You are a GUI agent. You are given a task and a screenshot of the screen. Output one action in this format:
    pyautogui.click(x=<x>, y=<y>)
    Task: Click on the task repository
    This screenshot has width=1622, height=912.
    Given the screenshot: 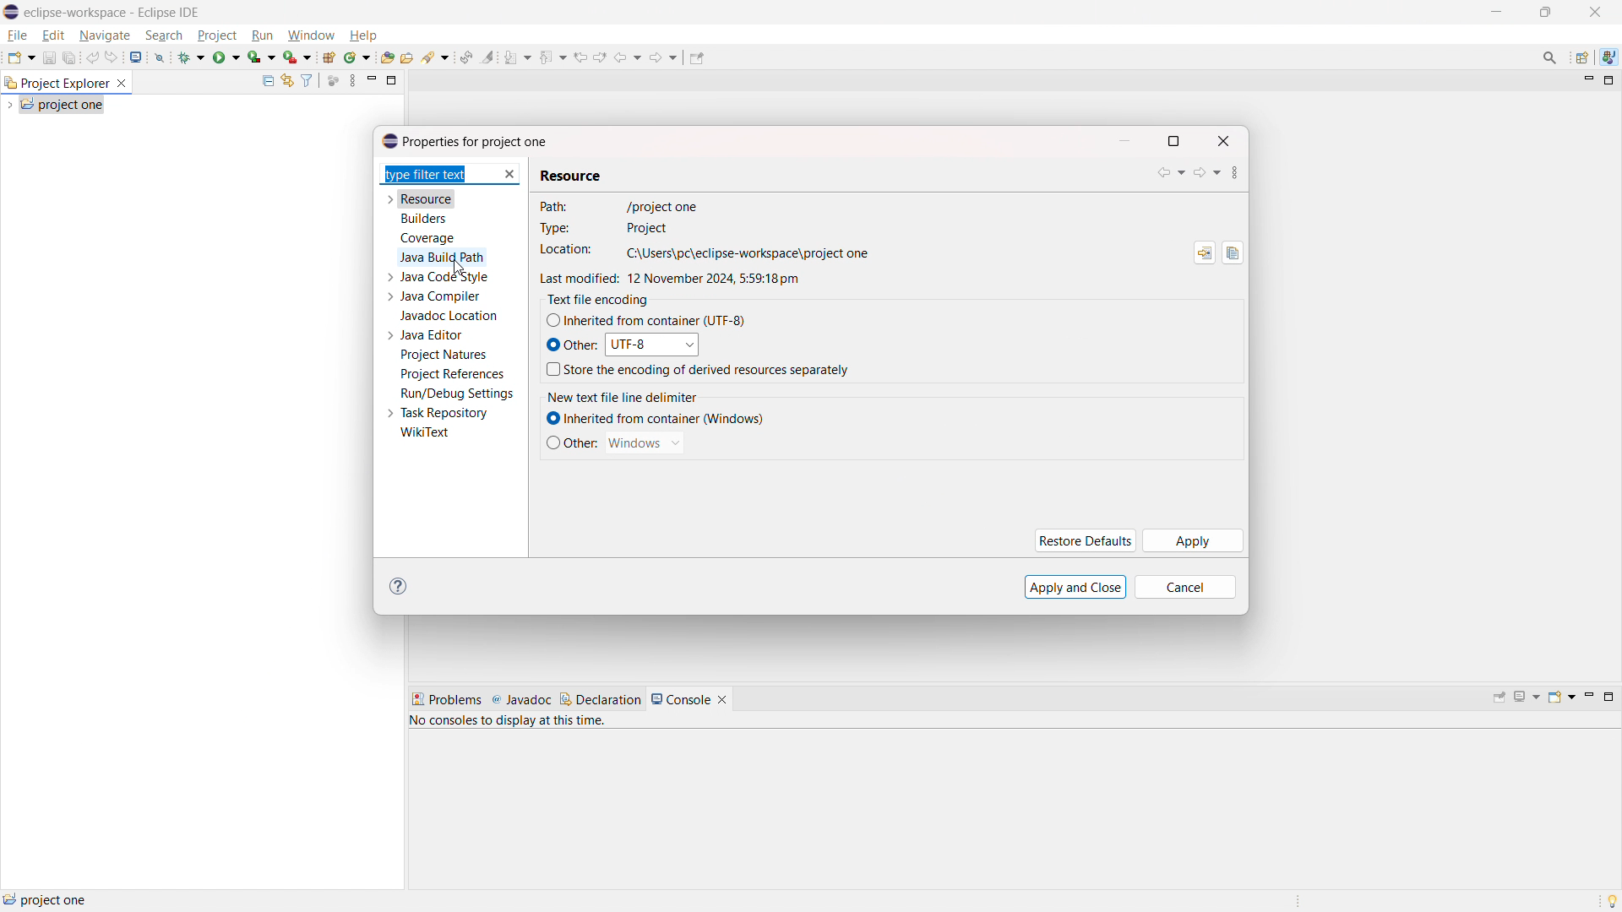 What is the action you would take?
    pyautogui.click(x=445, y=413)
    